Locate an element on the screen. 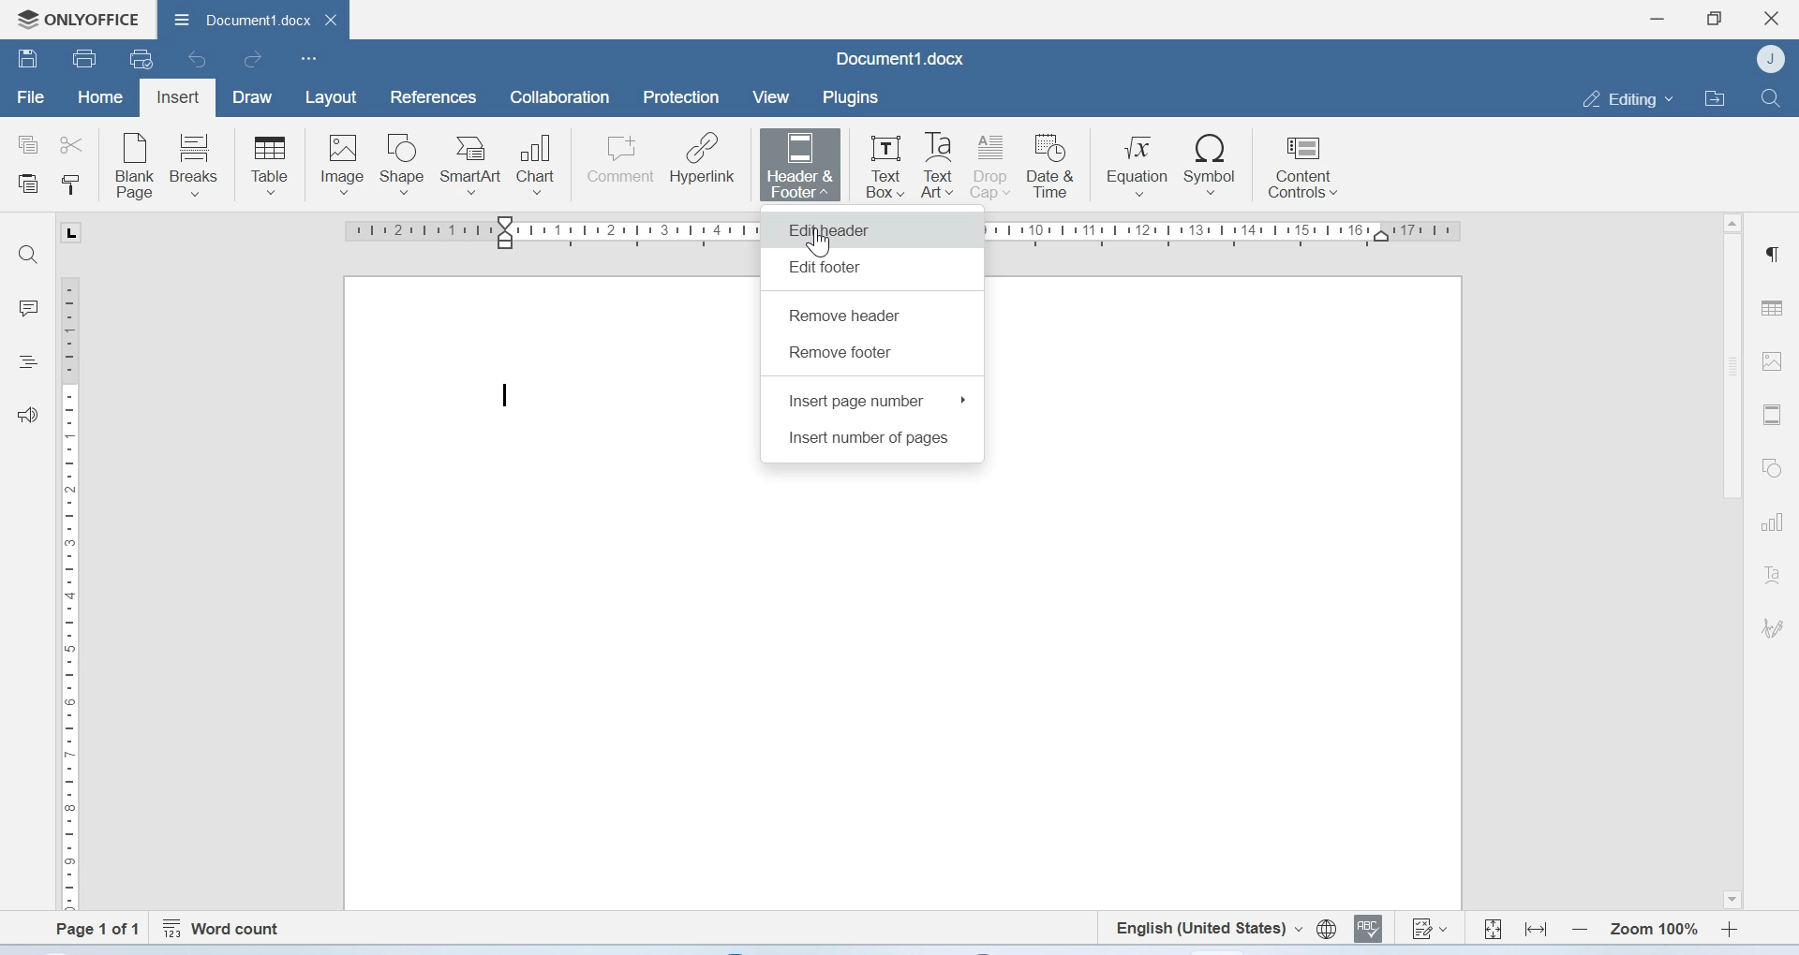  Scroll down is located at coordinates (1730, 900).